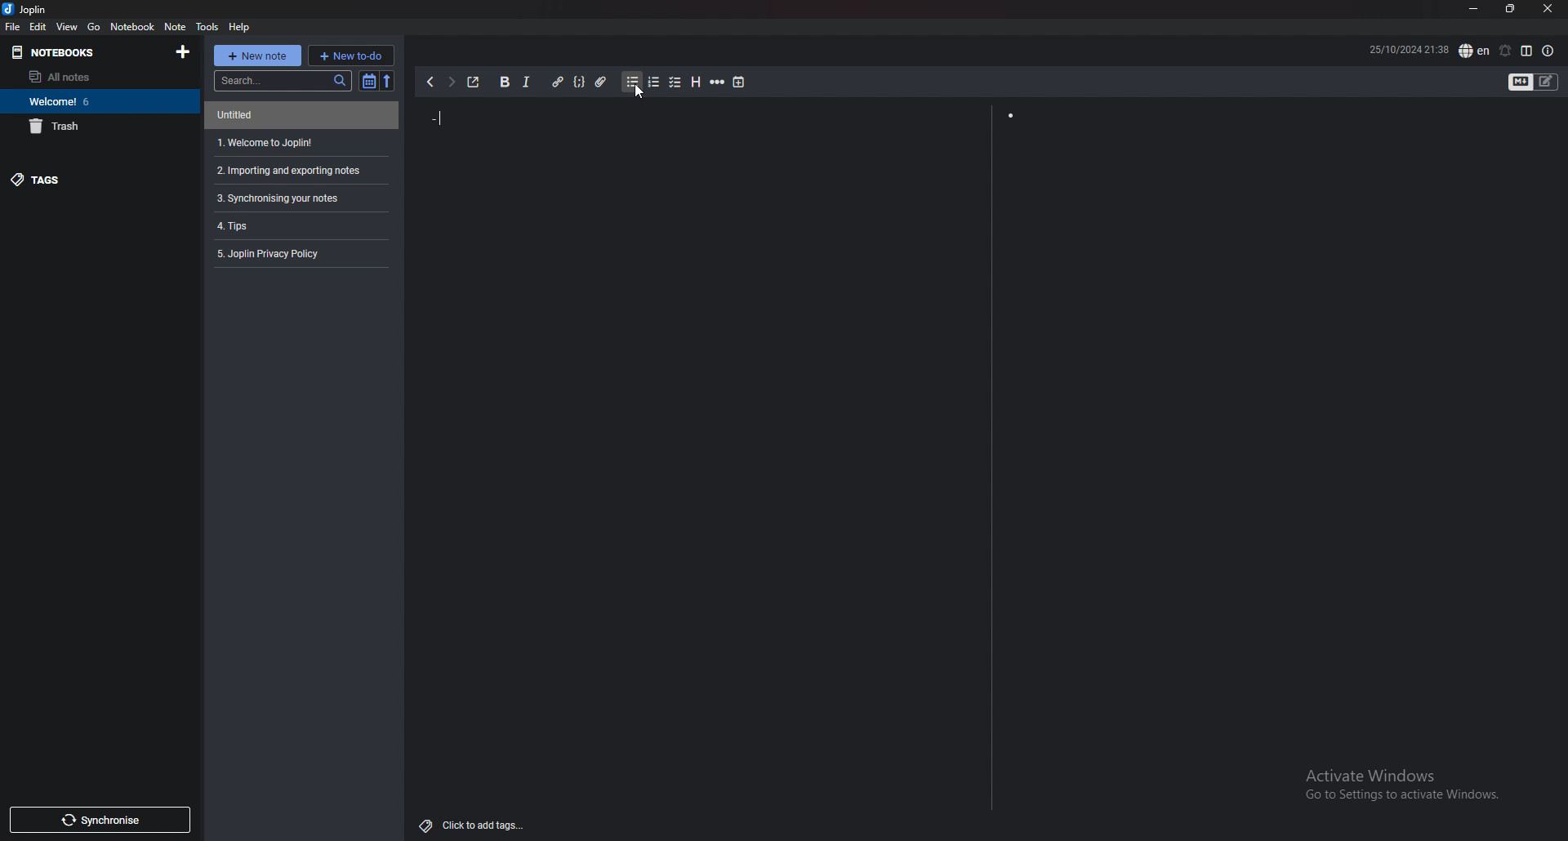 This screenshot has height=841, width=1568. Describe the element at coordinates (276, 251) in the screenshot. I see `Joplin privacy policy` at that location.